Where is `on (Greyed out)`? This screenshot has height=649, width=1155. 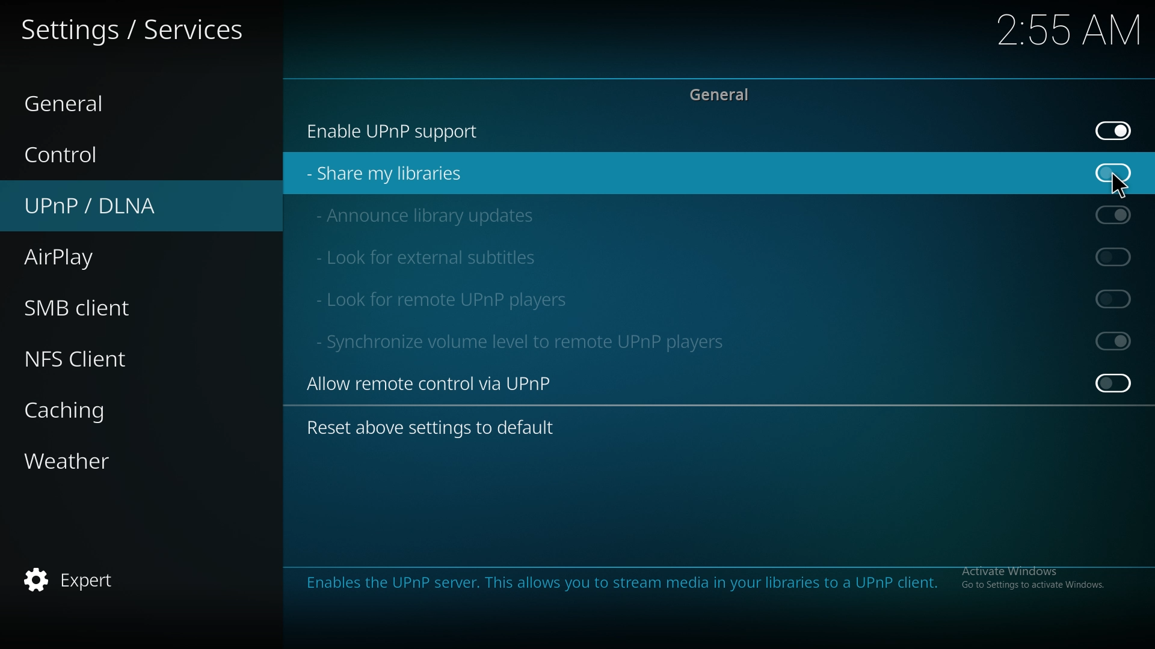 on (Greyed out) is located at coordinates (1118, 215).